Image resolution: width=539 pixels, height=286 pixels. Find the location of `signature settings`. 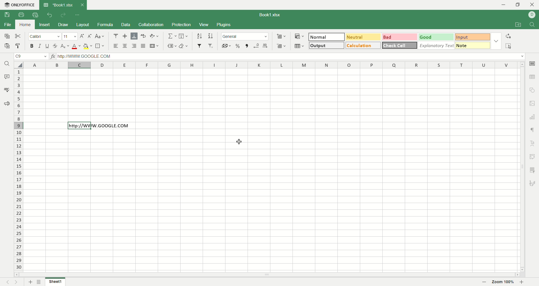

signature settings is located at coordinates (533, 184).